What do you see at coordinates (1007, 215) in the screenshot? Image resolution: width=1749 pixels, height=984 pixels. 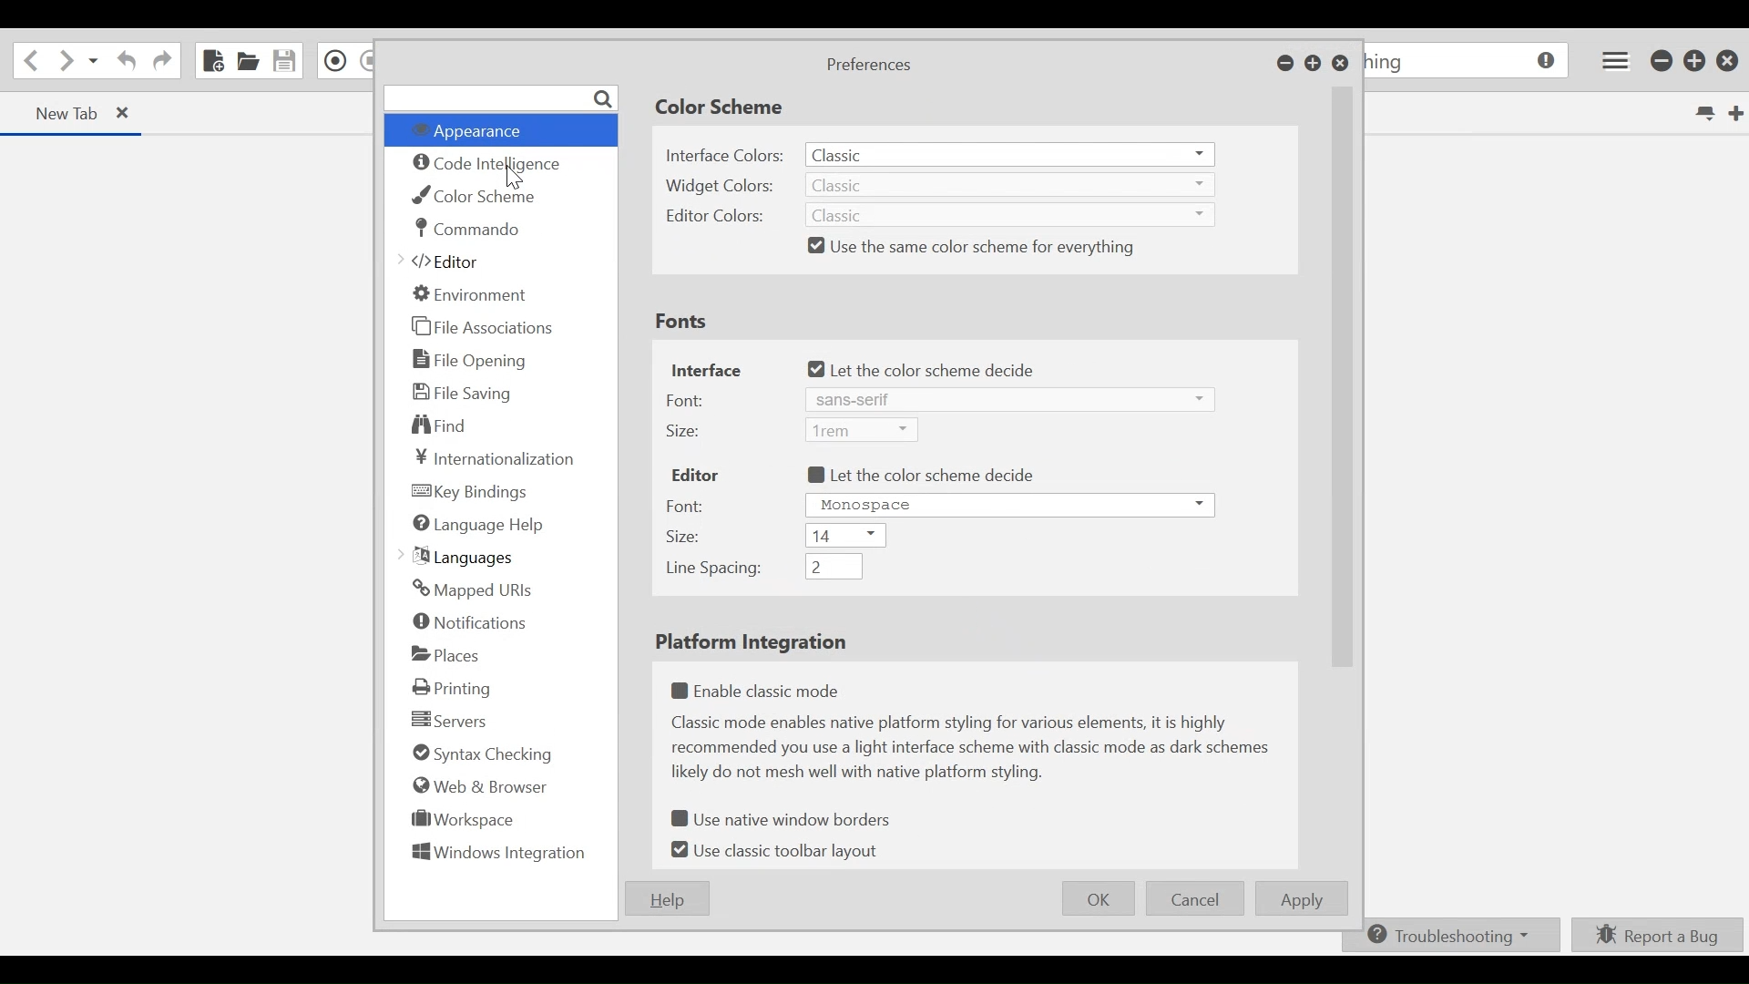 I see `classic` at bounding box center [1007, 215].